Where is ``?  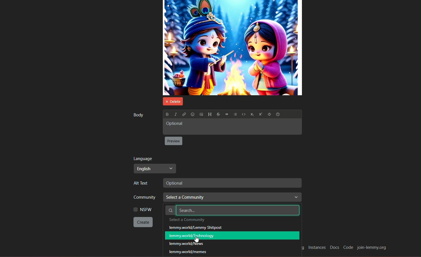  is located at coordinates (243, 115).